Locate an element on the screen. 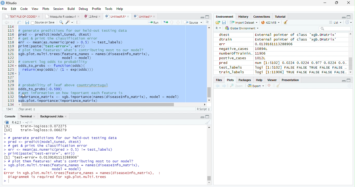  test_labels is located at coordinates (230, 68).